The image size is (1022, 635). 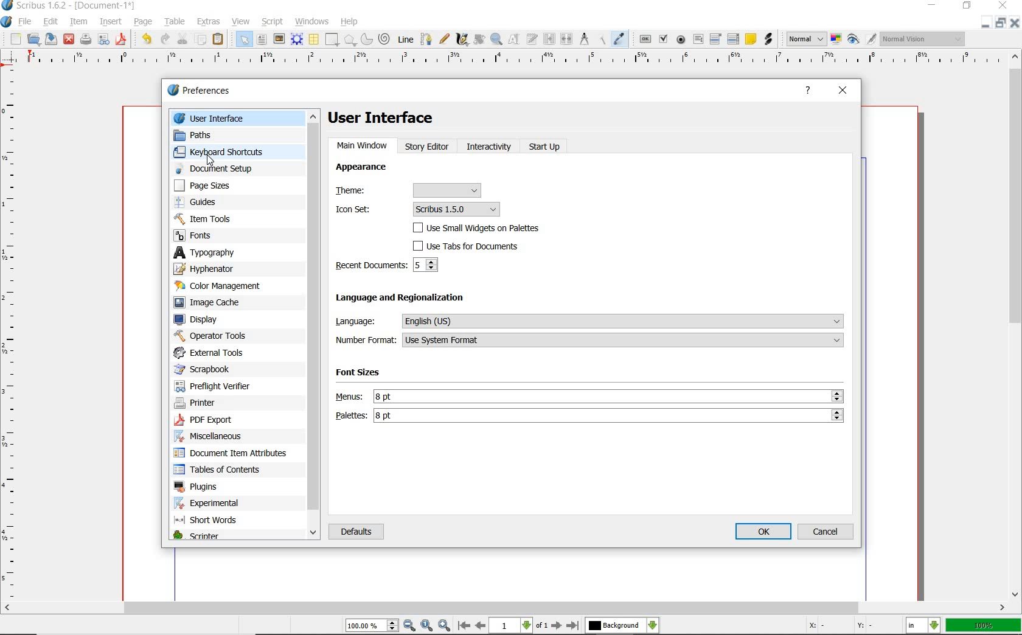 What do you see at coordinates (751, 39) in the screenshot?
I see `text annotation` at bounding box center [751, 39].